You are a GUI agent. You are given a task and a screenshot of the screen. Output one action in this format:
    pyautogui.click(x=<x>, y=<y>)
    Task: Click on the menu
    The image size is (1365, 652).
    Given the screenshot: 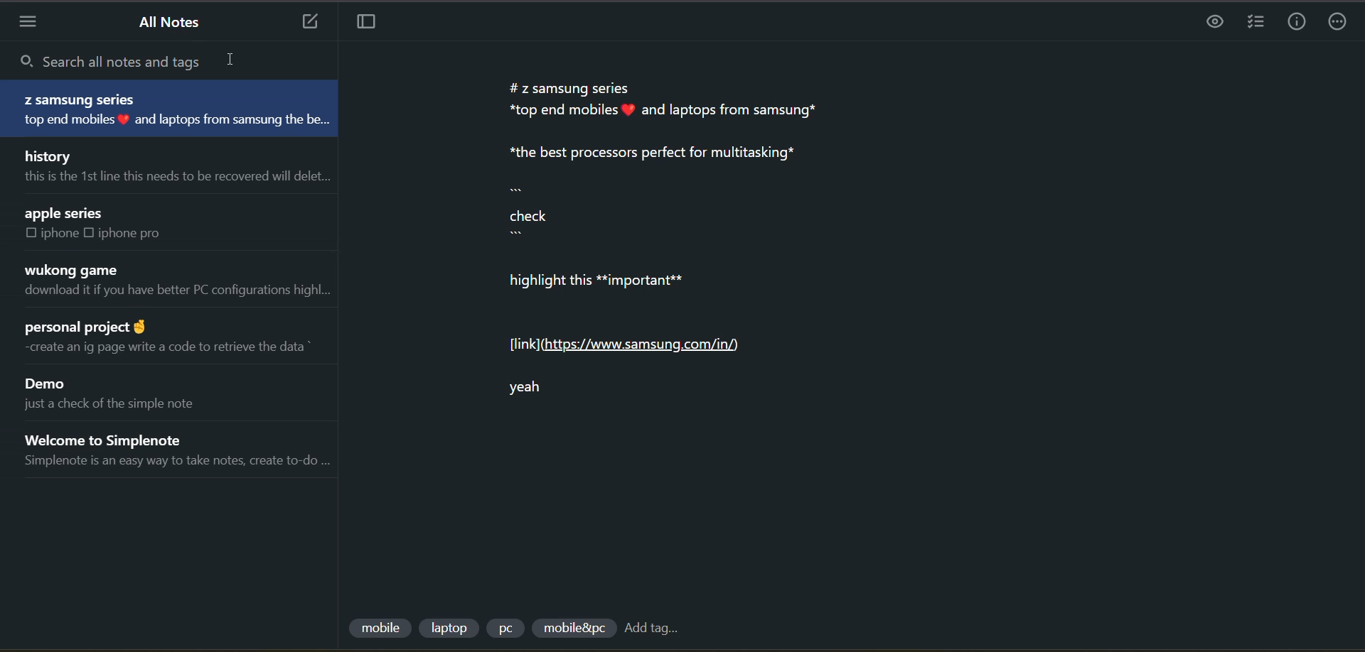 What is the action you would take?
    pyautogui.click(x=33, y=23)
    